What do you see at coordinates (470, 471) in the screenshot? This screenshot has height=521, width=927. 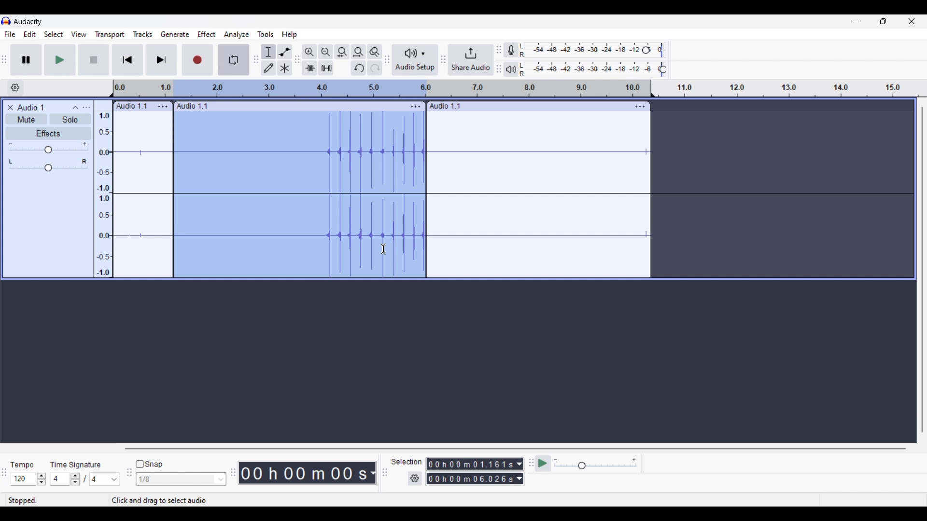 I see `Selection duration` at bounding box center [470, 471].